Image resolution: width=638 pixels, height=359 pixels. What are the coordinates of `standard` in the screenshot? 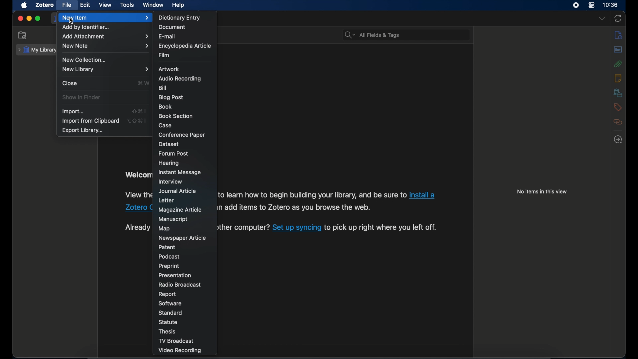 It's located at (170, 313).